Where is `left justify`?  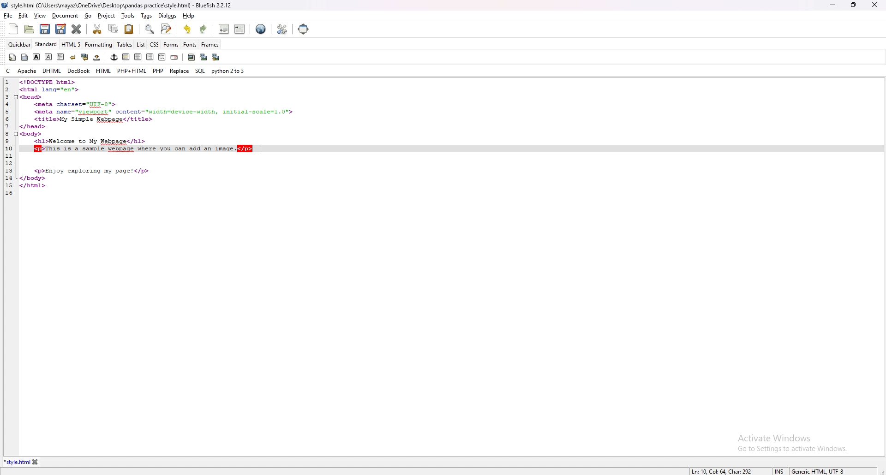
left justify is located at coordinates (126, 57).